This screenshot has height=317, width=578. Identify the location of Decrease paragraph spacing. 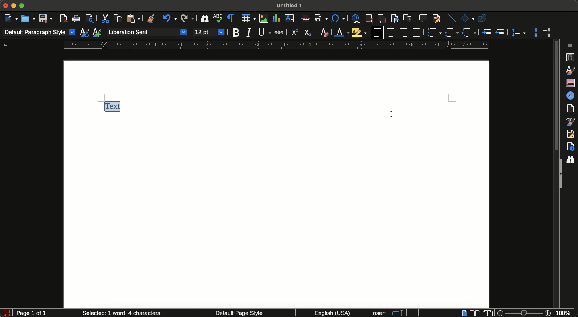
(546, 33).